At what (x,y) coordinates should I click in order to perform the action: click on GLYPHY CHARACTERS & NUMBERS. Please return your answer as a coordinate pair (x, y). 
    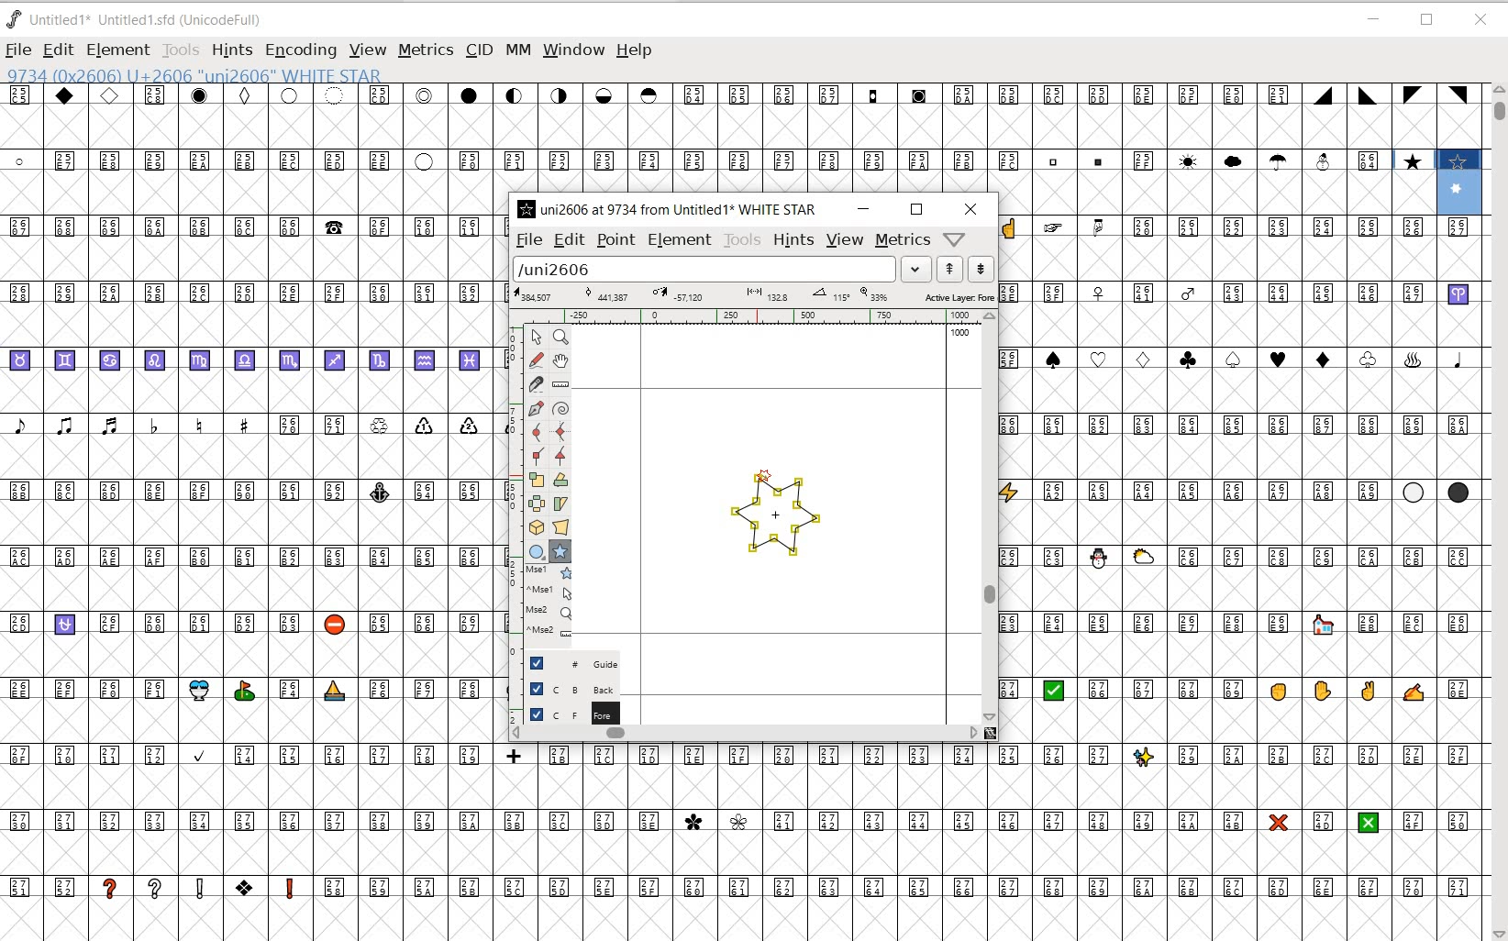
    Looking at the image, I should click on (714, 138).